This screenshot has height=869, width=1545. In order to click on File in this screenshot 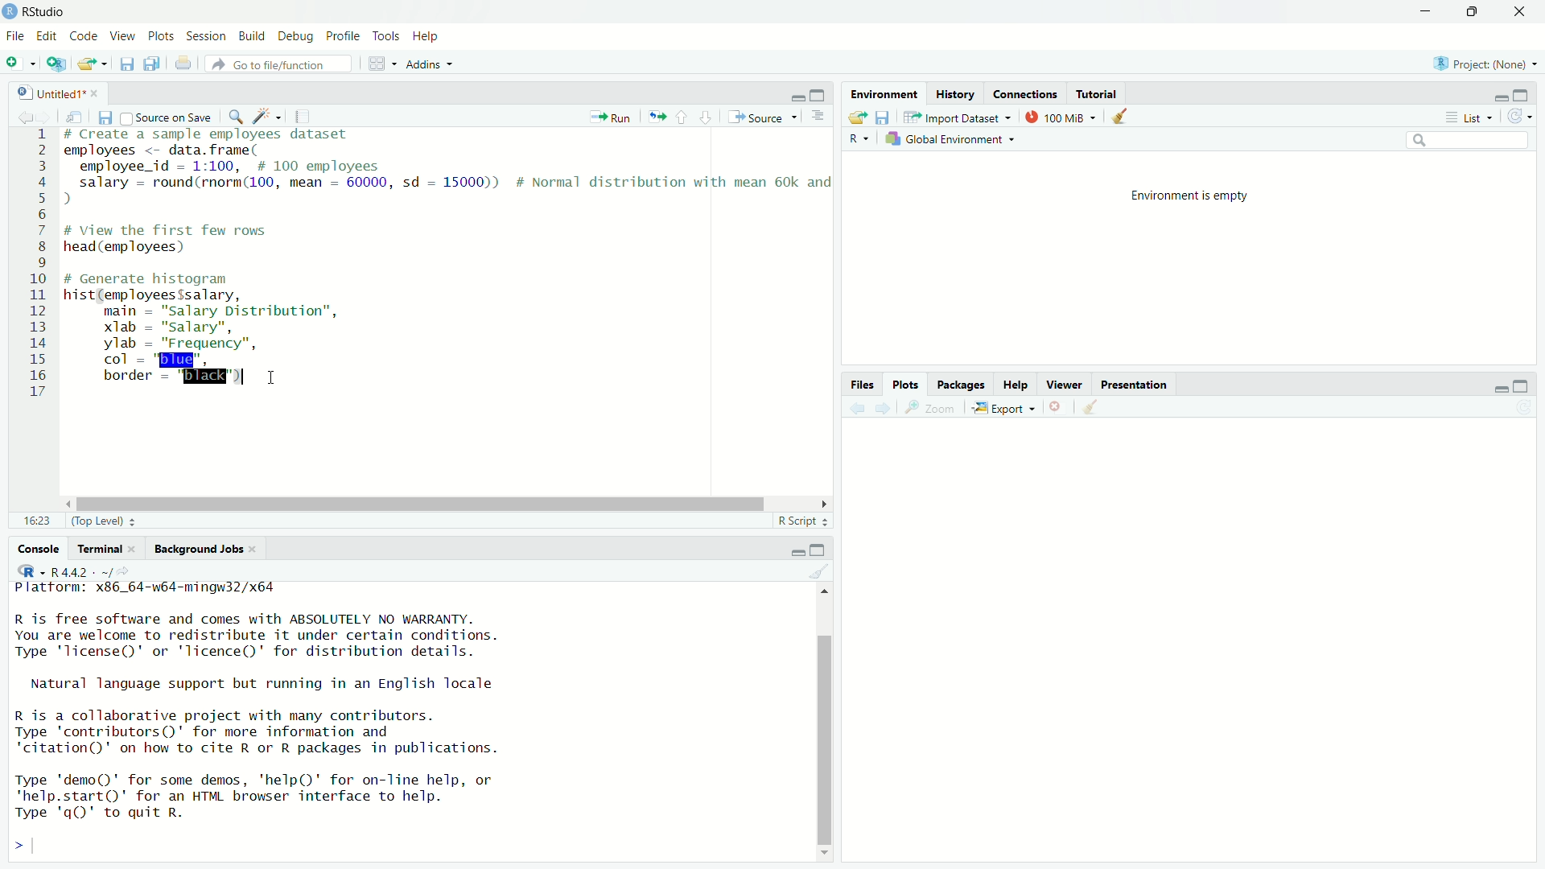, I will do `click(17, 35)`.